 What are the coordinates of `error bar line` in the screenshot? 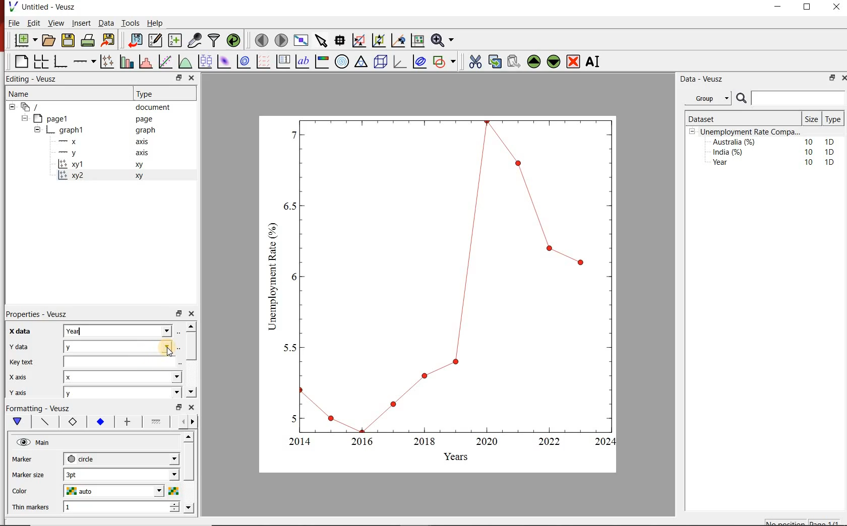 It's located at (128, 422).